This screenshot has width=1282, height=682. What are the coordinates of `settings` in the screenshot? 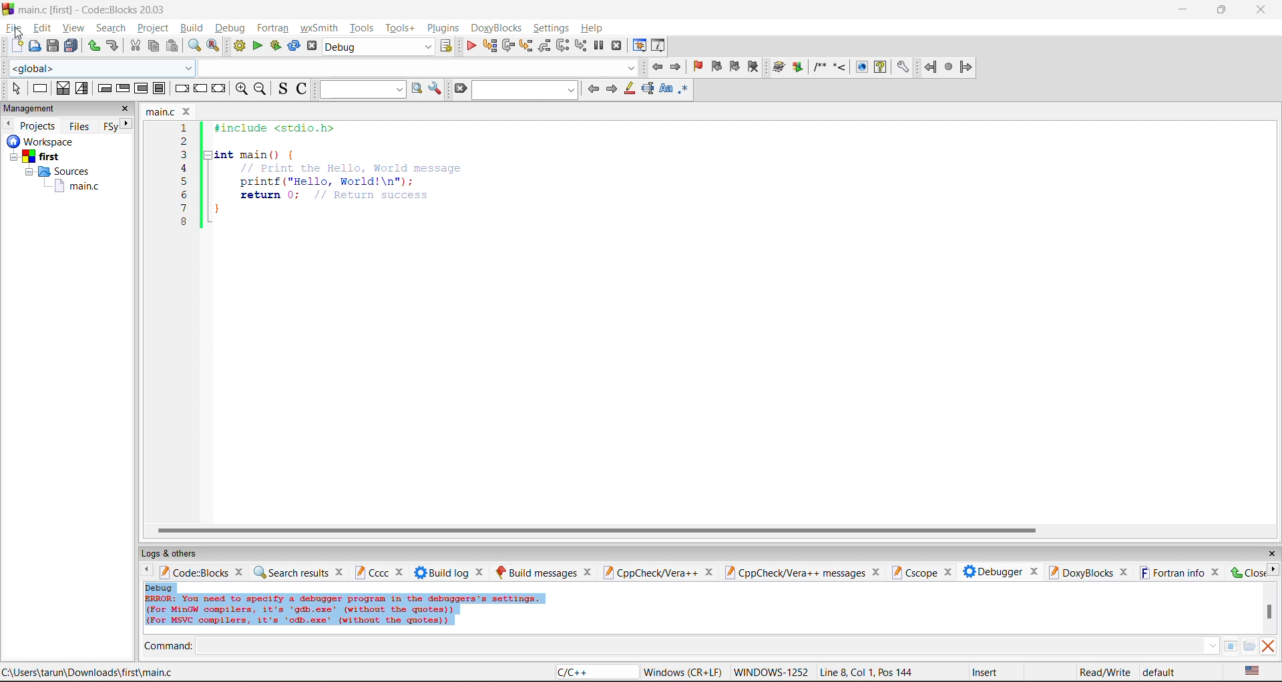 It's located at (902, 67).